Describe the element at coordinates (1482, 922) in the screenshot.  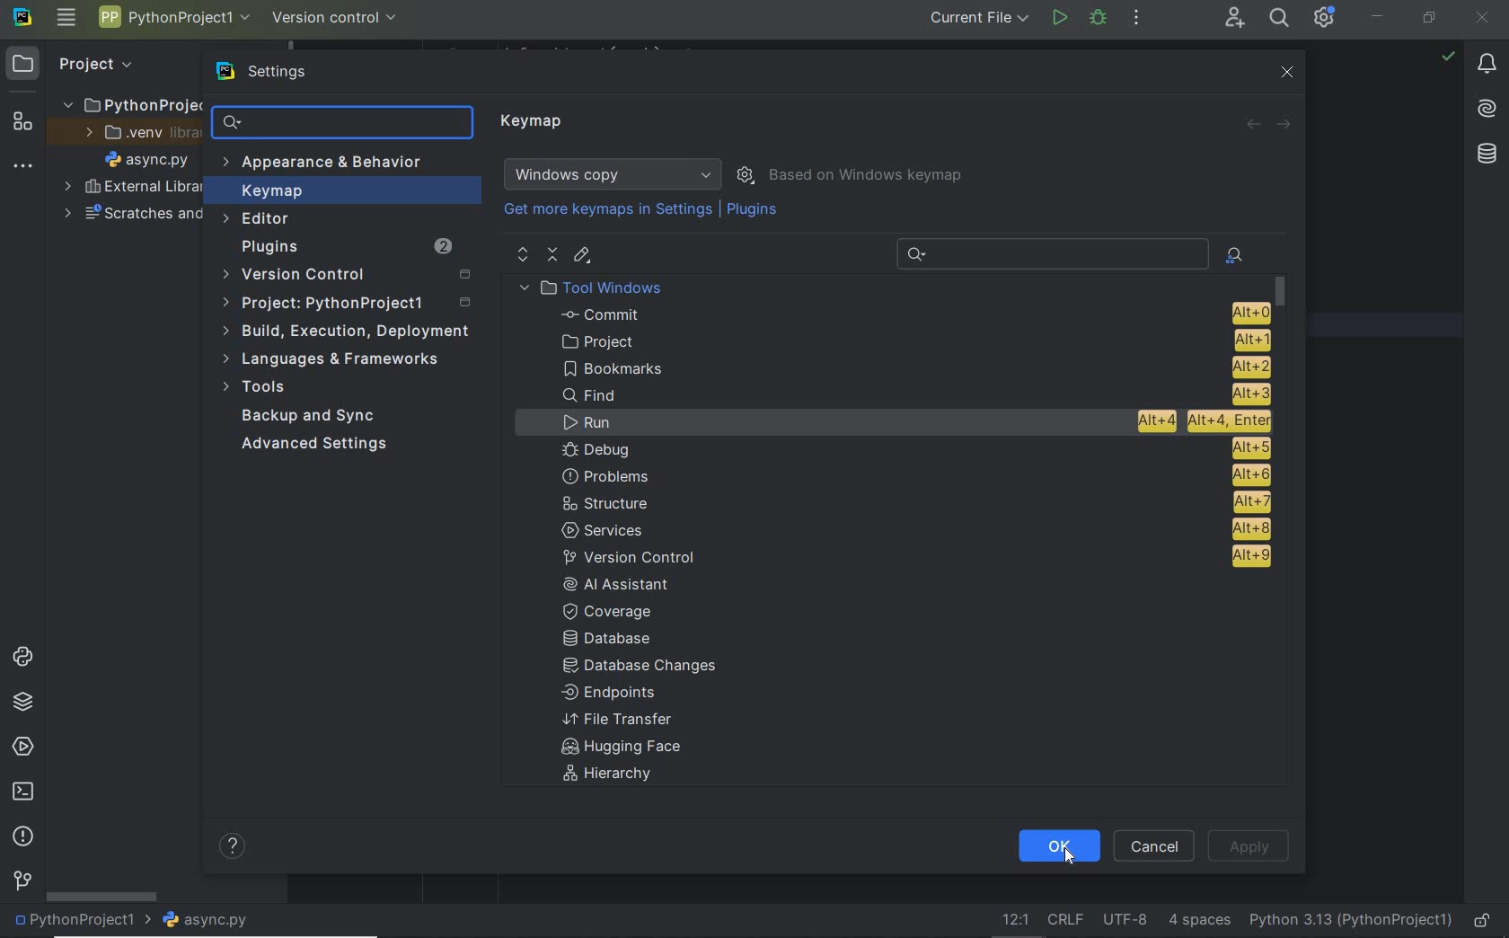
I see `make file ready only` at that location.